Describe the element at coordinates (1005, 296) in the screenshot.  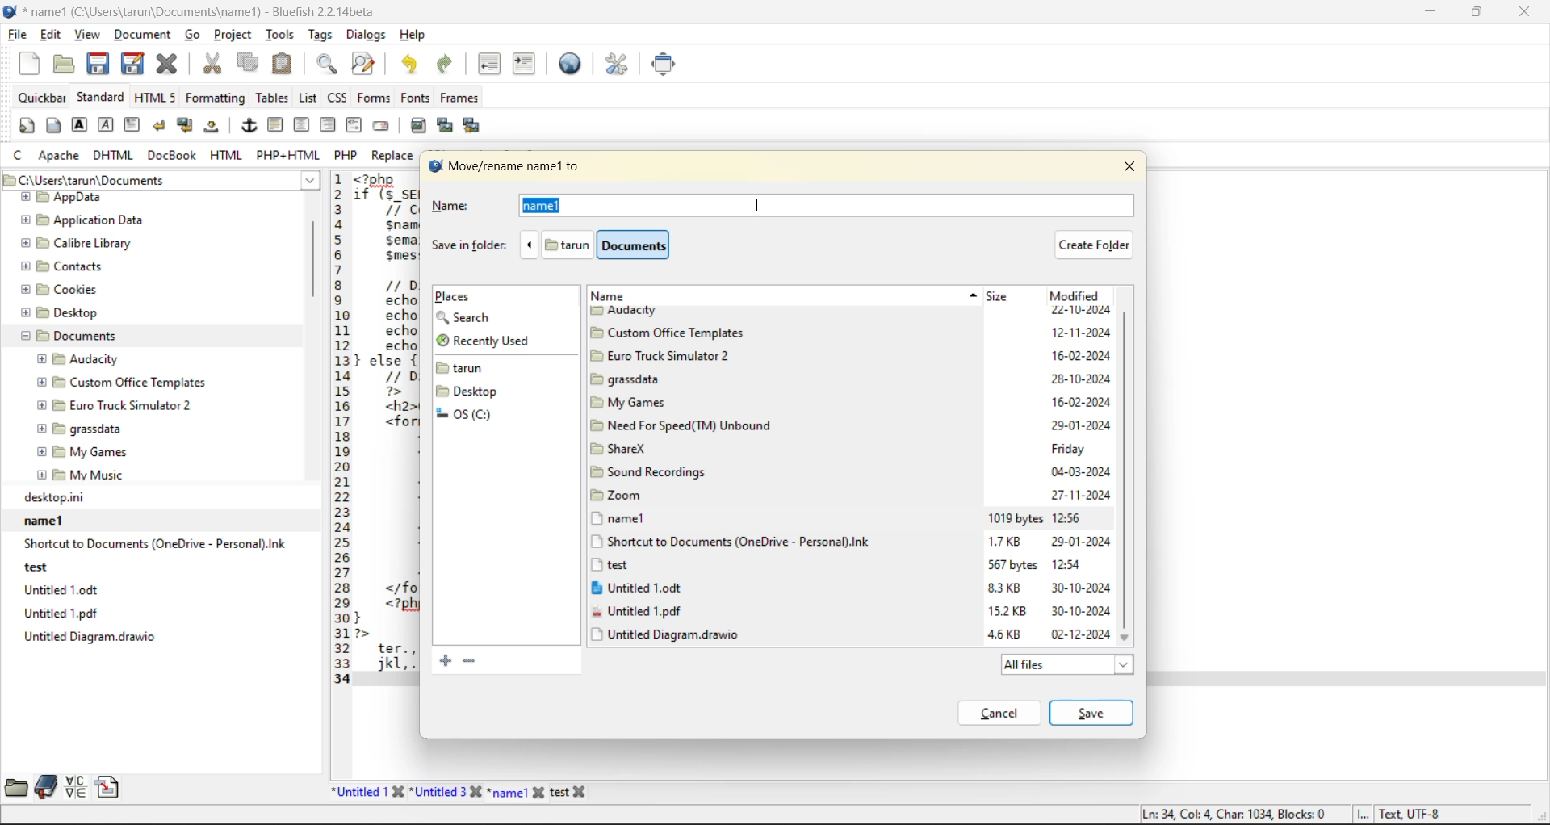
I see `size` at that location.